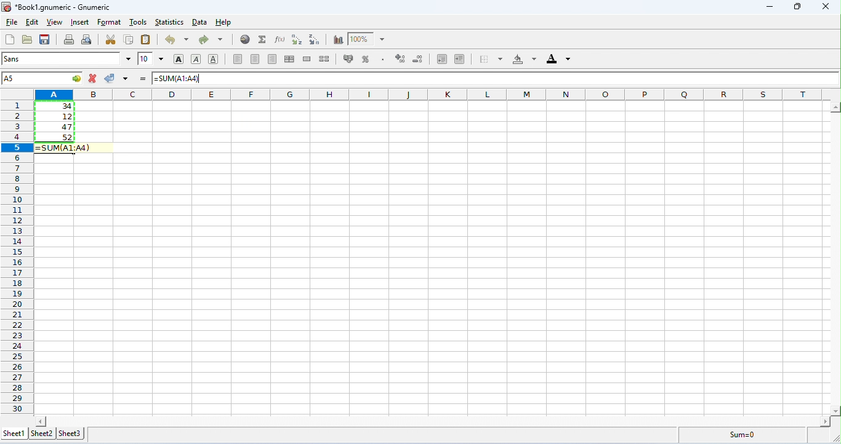 This screenshot has width=841, height=444. I want to click on decrease decimal, so click(400, 58).